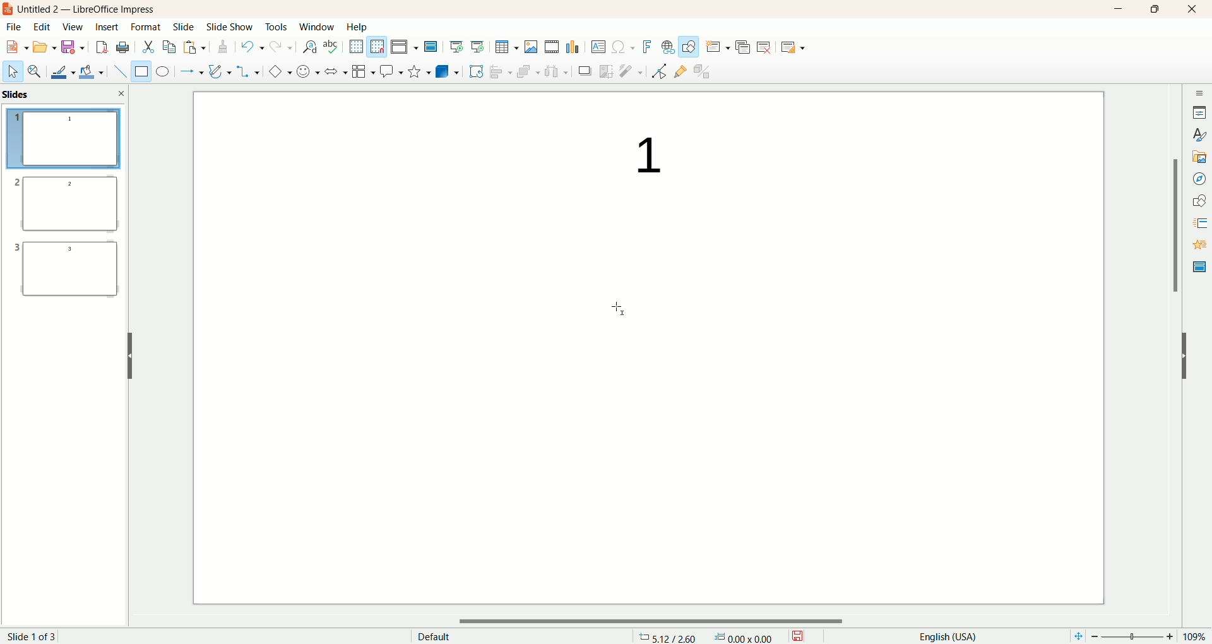 The image size is (1212, 644). I want to click on start from first slide, so click(457, 45).